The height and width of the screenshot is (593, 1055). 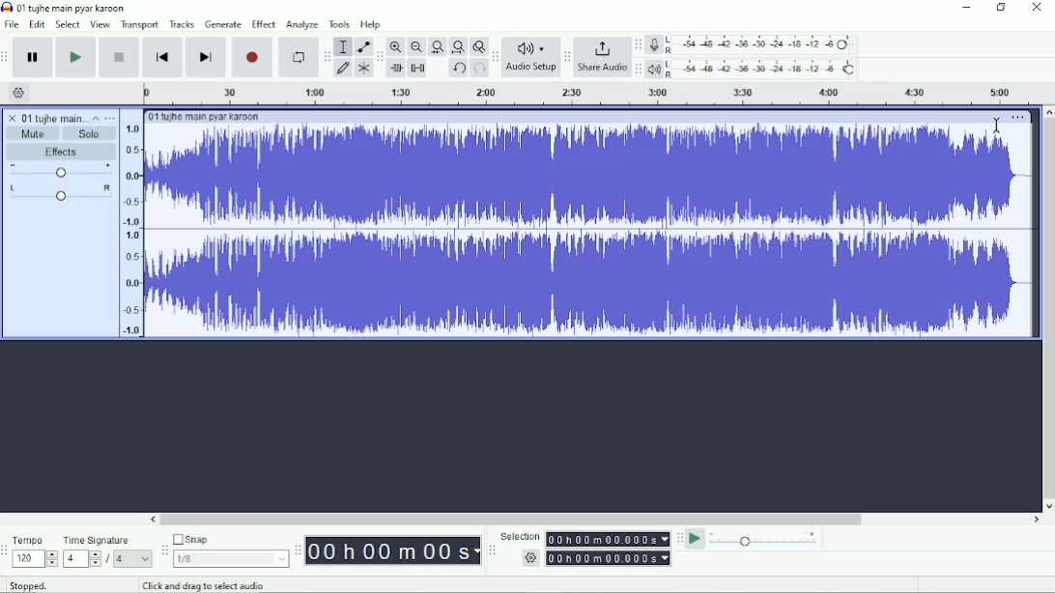 I want to click on 01 tujhe main pyar karoon, so click(x=54, y=117).